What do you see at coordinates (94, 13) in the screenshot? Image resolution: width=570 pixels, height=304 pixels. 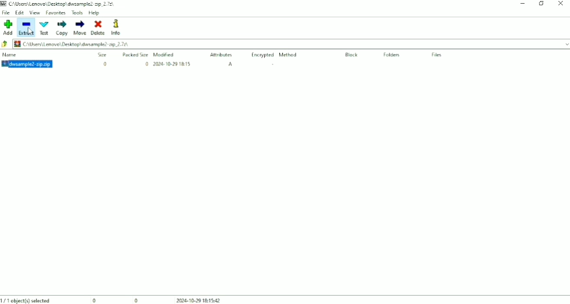 I see `Help` at bounding box center [94, 13].